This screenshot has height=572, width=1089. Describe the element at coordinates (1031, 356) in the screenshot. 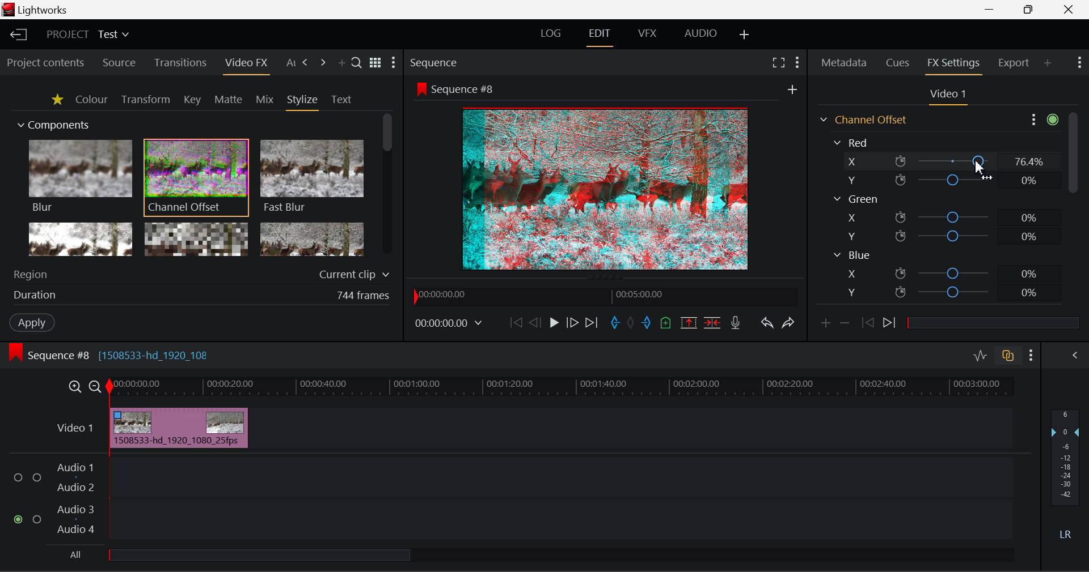

I see `Show Settings` at that location.